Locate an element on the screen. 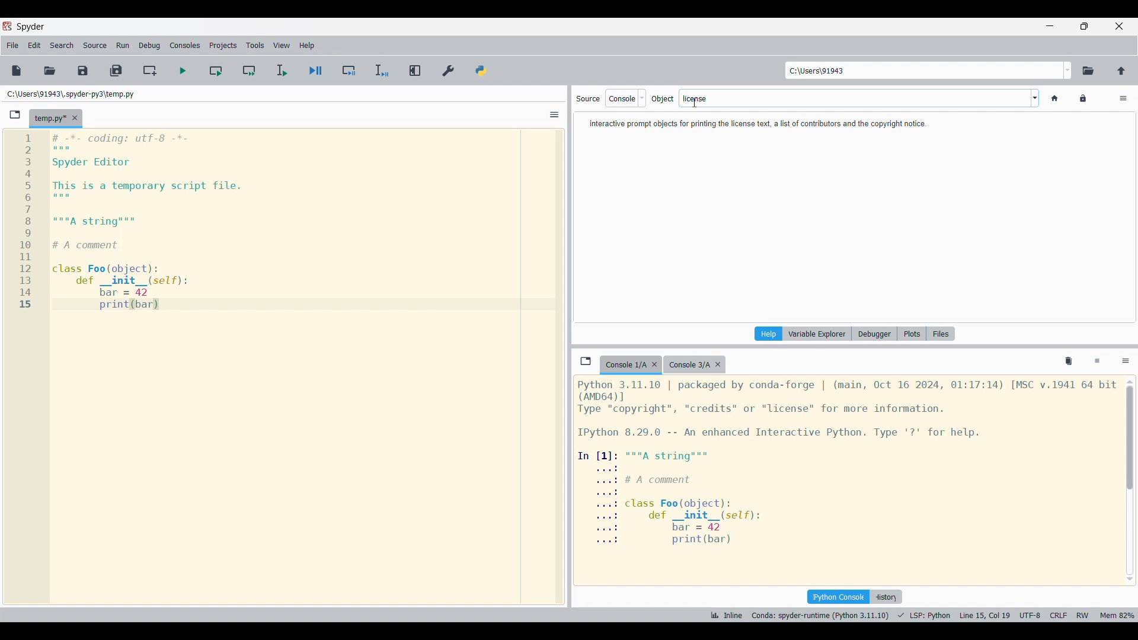 The image size is (1138, 640). Run menu is located at coordinates (123, 45).